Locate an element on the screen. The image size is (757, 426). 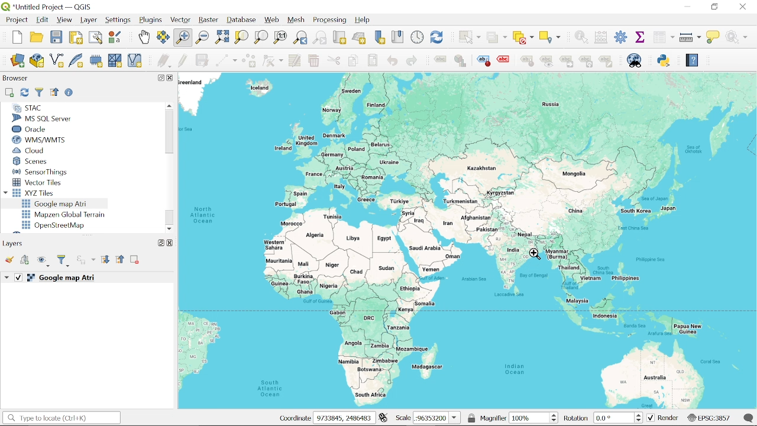
Open the layer styling panel is located at coordinates (11, 260).